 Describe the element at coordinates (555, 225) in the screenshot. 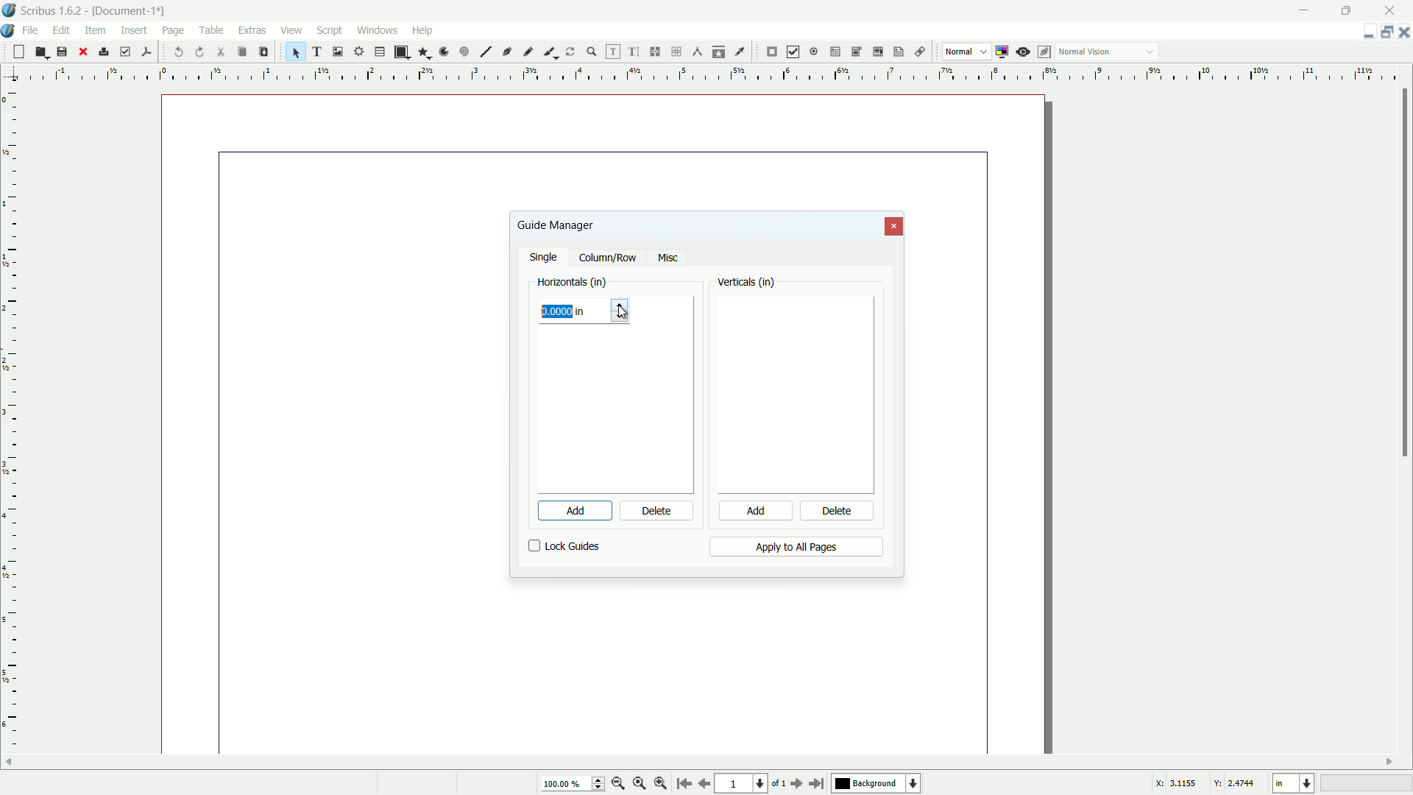

I see `guide manager` at that location.